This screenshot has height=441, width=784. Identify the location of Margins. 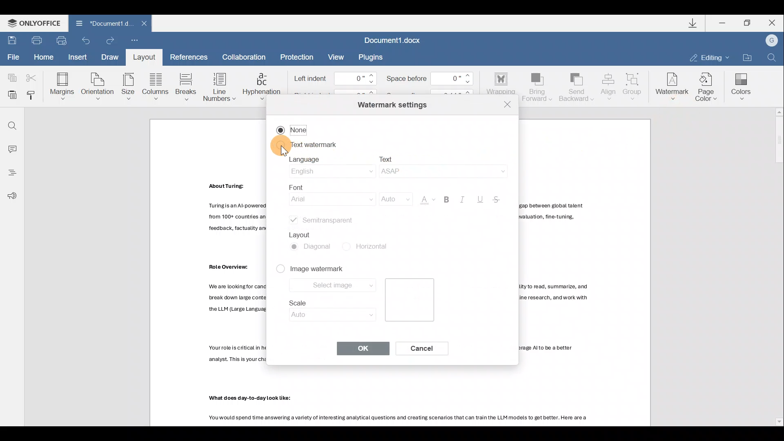
(64, 85).